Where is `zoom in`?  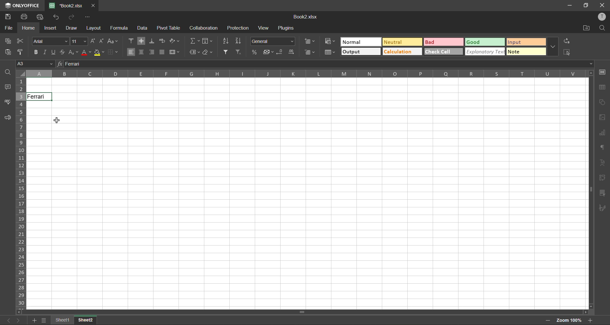 zoom in is located at coordinates (590, 320).